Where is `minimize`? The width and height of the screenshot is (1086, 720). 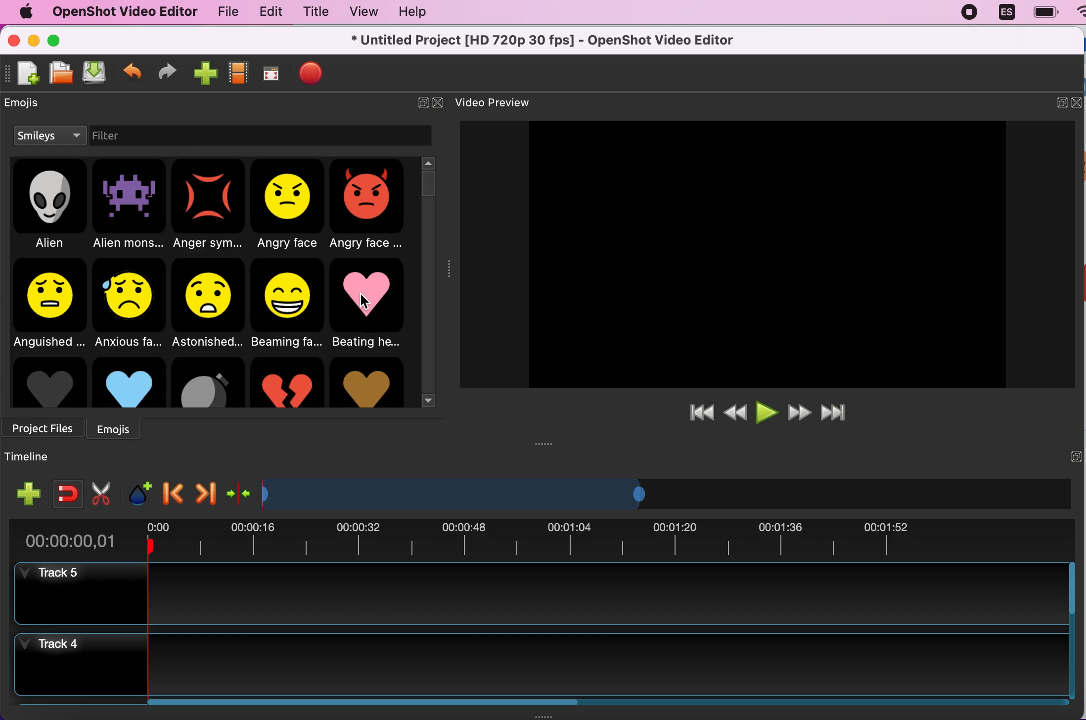
minimize is located at coordinates (35, 42).